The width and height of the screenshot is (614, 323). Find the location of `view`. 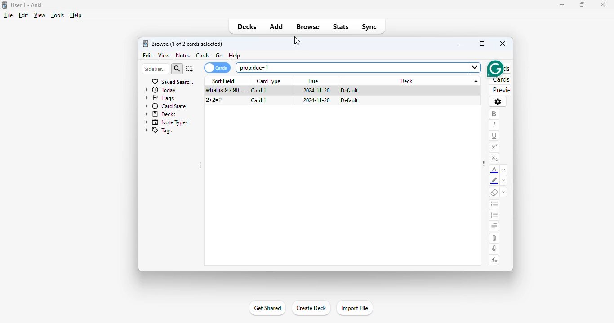

view is located at coordinates (40, 15).